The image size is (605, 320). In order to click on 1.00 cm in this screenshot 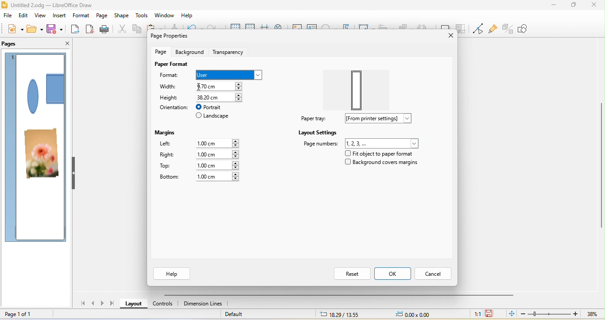, I will do `click(218, 165)`.